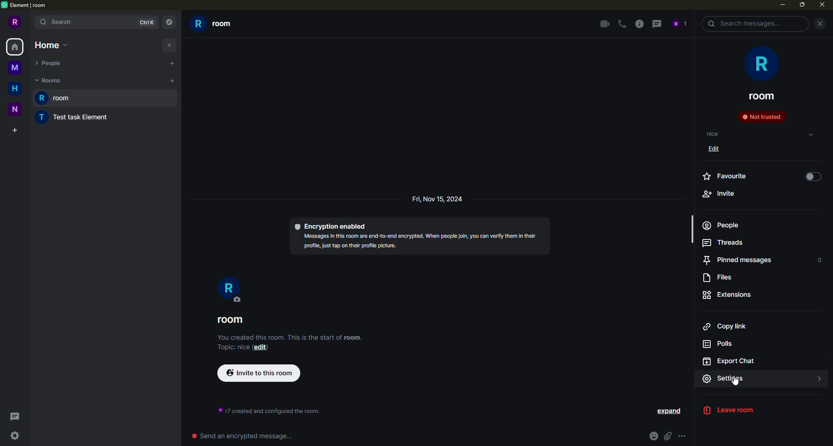  What do you see at coordinates (820, 24) in the screenshot?
I see `close` at bounding box center [820, 24].